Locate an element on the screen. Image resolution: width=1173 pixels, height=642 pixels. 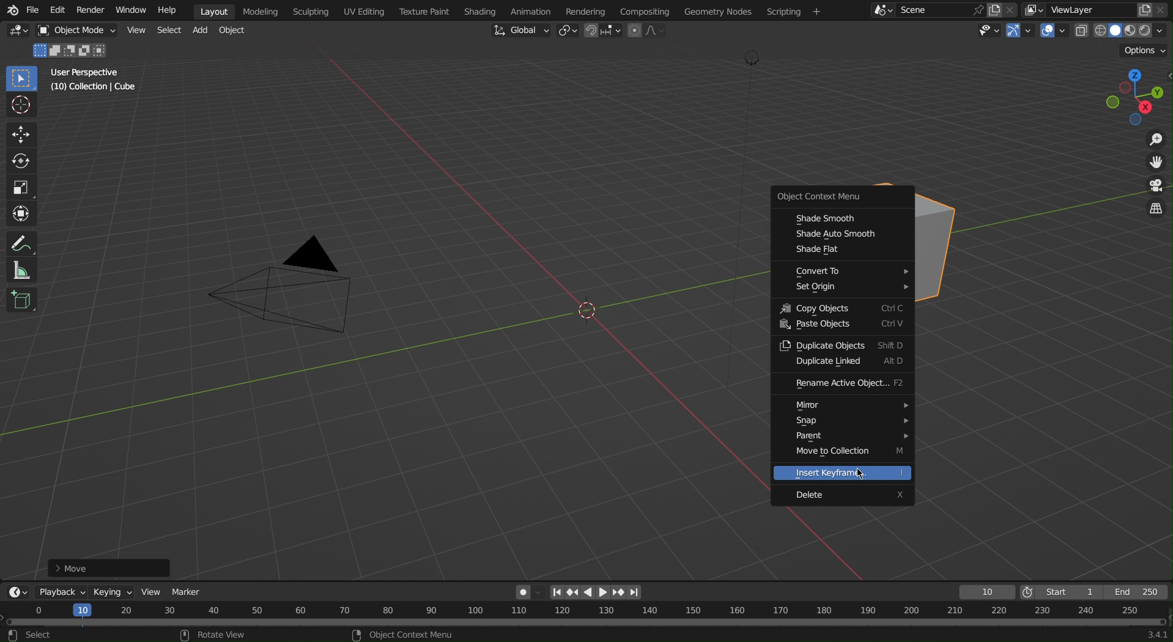
Render is located at coordinates (93, 9).